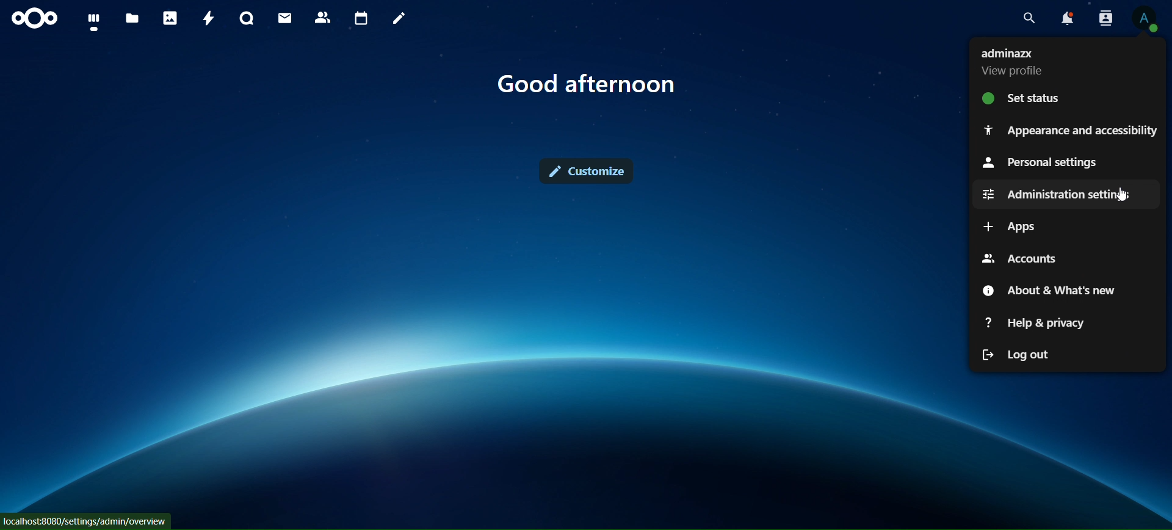 The width and height of the screenshot is (1172, 530). What do you see at coordinates (1014, 61) in the screenshot?
I see `view profile` at bounding box center [1014, 61].